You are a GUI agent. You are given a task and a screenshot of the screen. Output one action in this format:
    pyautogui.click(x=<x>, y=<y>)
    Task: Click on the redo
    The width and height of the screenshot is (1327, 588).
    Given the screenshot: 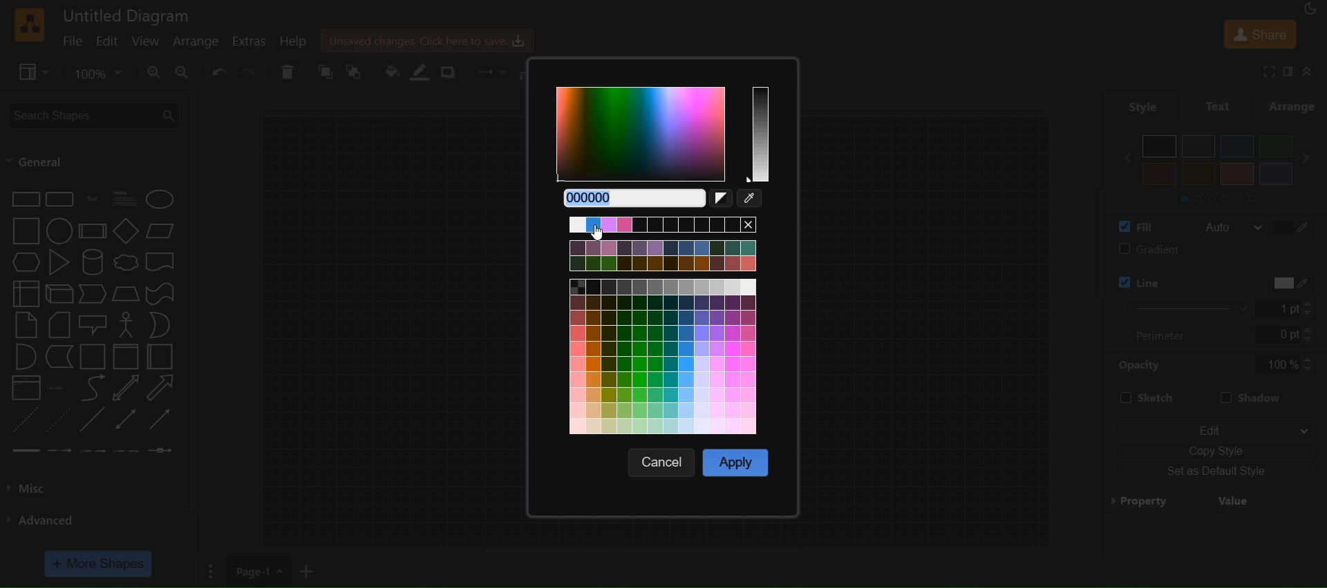 What is the action you would take?
    pyautogui.click(x=250, y=71)
    